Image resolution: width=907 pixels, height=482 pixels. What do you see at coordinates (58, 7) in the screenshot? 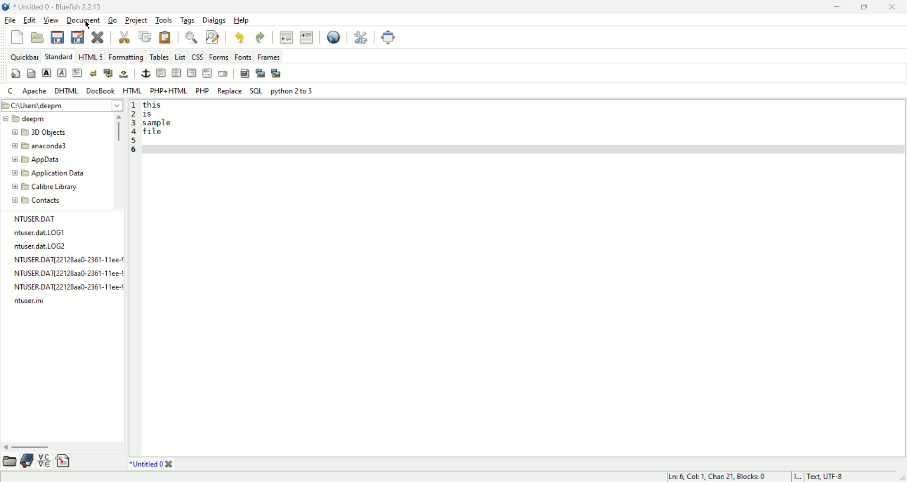
I see `title` at bounding box center [58, 7].